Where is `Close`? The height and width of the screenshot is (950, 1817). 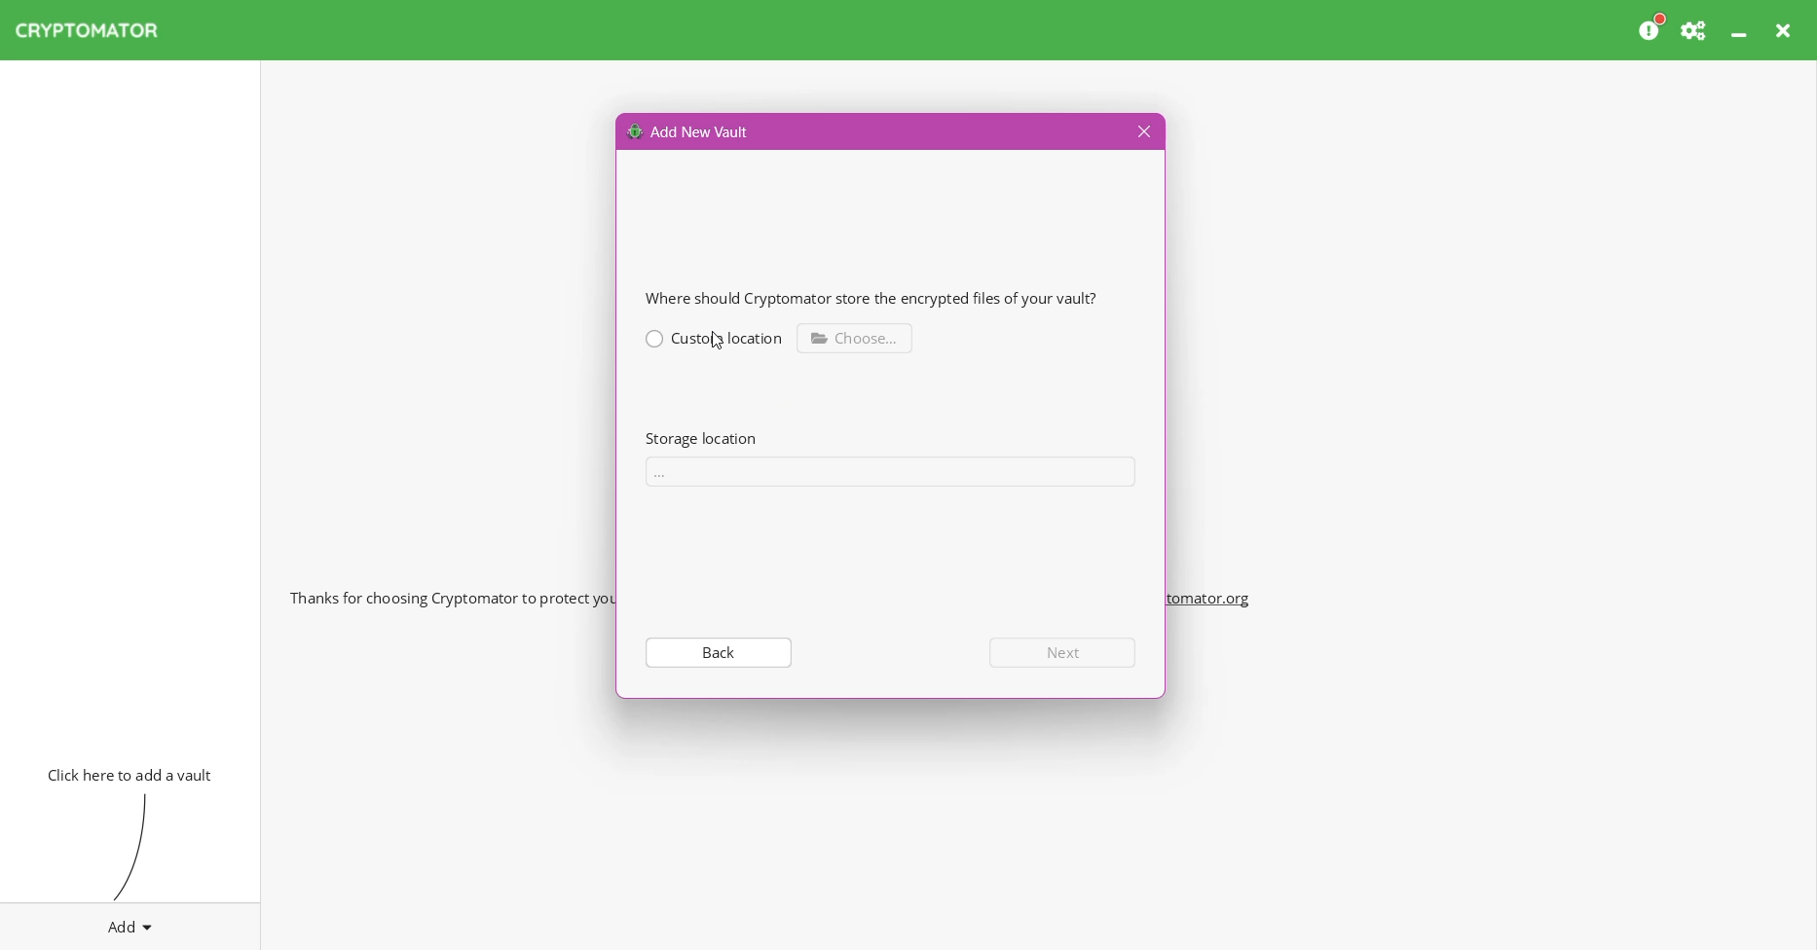
Close is located at coordinates (1786, 30).